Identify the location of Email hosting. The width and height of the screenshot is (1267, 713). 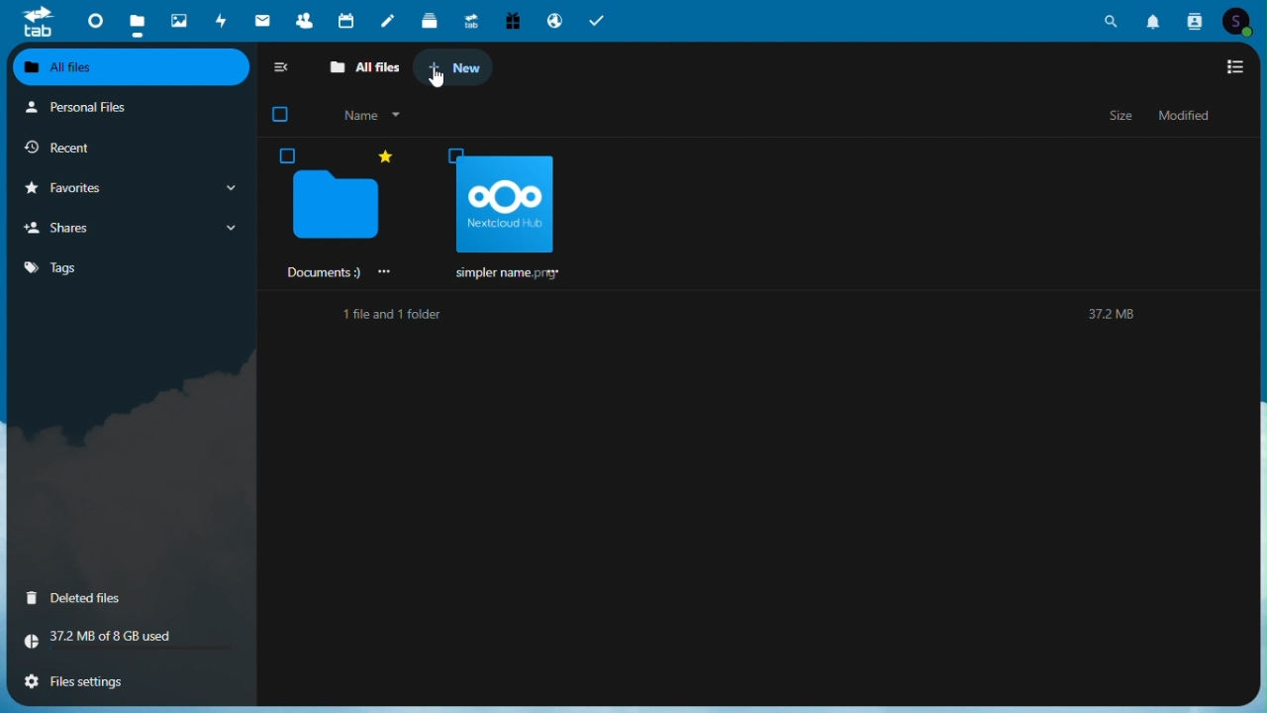
(555, 19).